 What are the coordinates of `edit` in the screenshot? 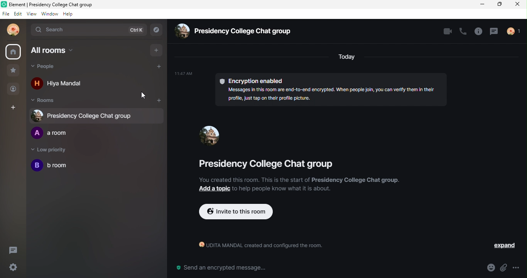 It's located at (17, 14).